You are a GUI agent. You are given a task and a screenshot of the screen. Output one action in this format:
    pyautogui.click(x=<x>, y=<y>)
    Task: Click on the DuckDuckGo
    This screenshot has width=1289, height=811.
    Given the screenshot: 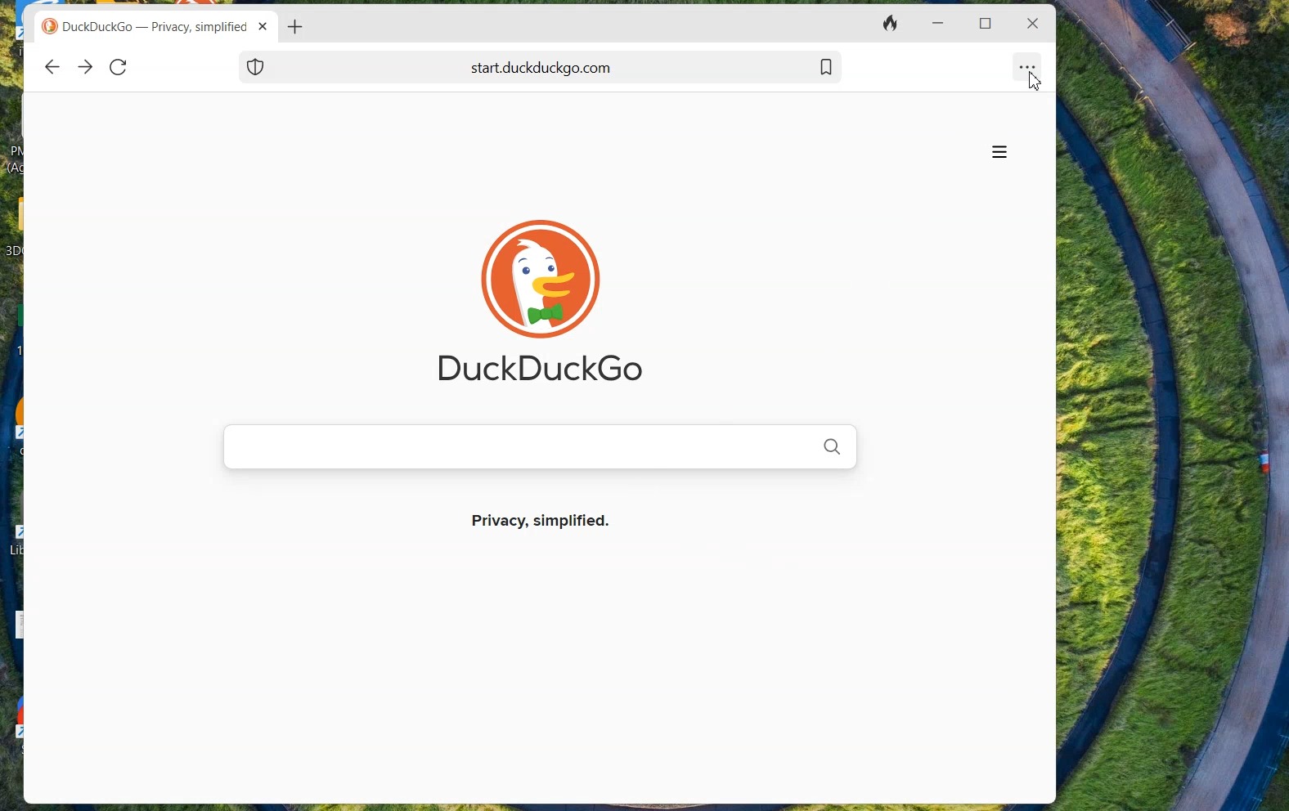 What is the action you would take?
    pyautogui.click(x=546, y=370)
    